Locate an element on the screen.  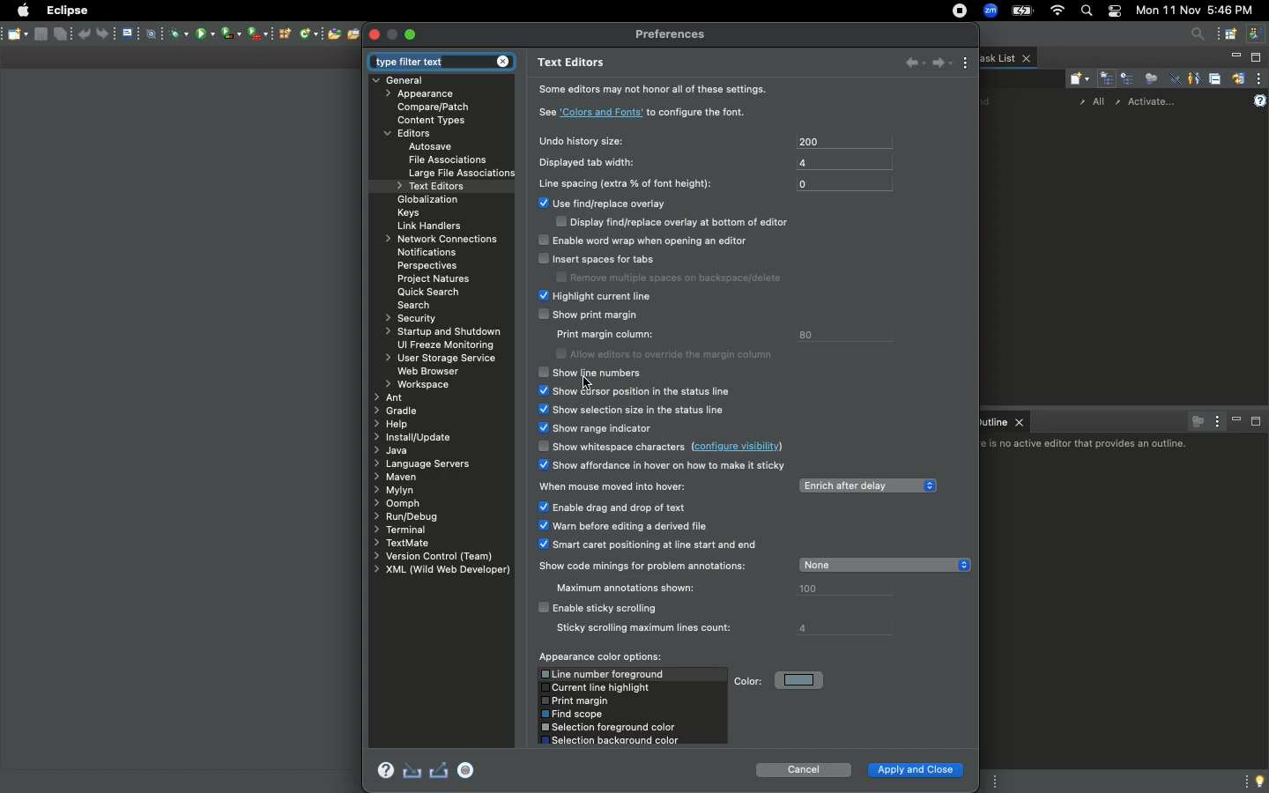
Terminal is located at coordinates (400, 528).